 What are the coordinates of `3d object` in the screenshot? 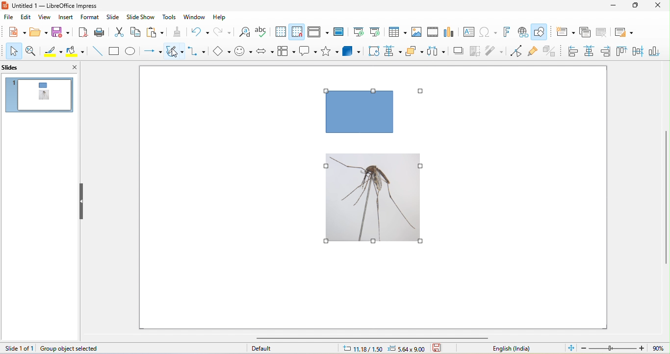 It's located at (354, 51).